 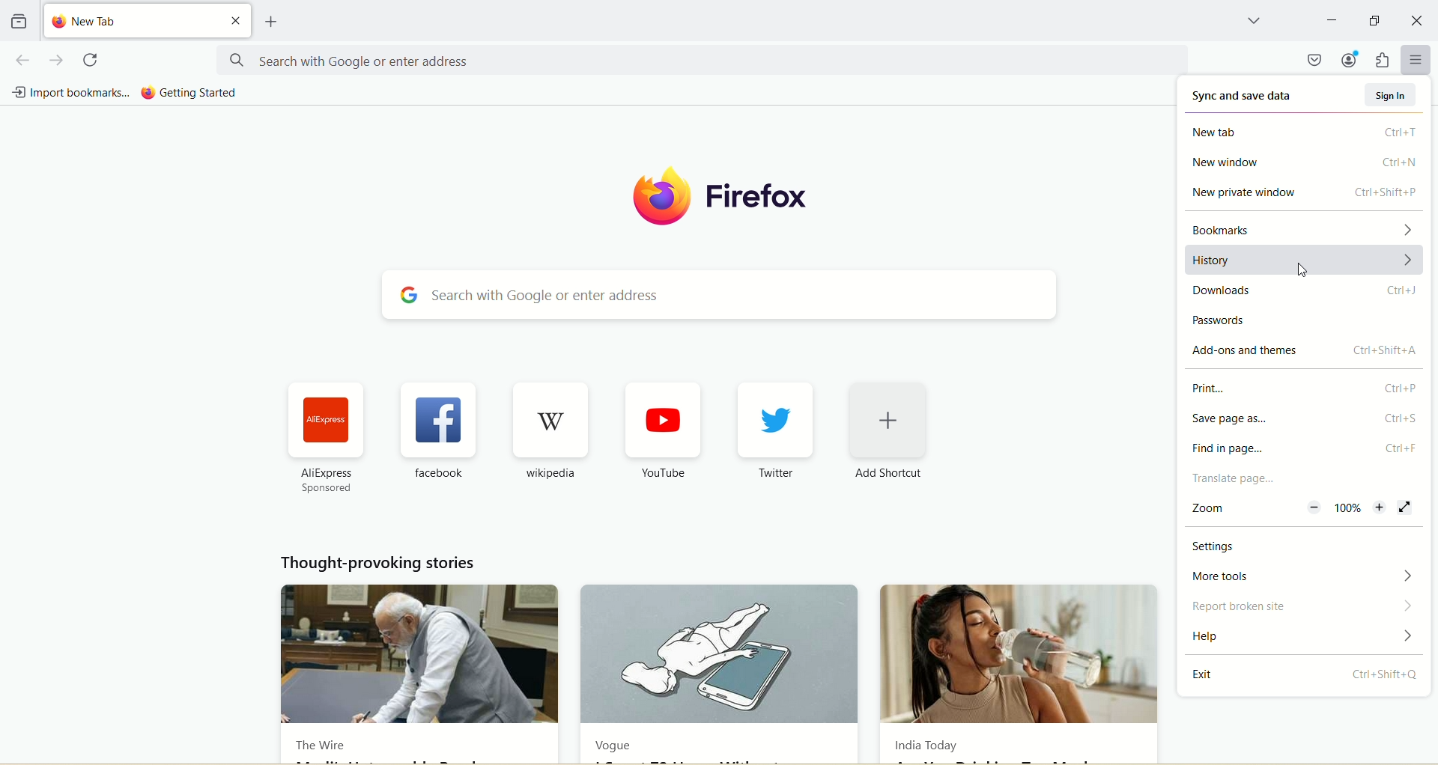 I want to click on The Wire, so click(x=320, y=748).